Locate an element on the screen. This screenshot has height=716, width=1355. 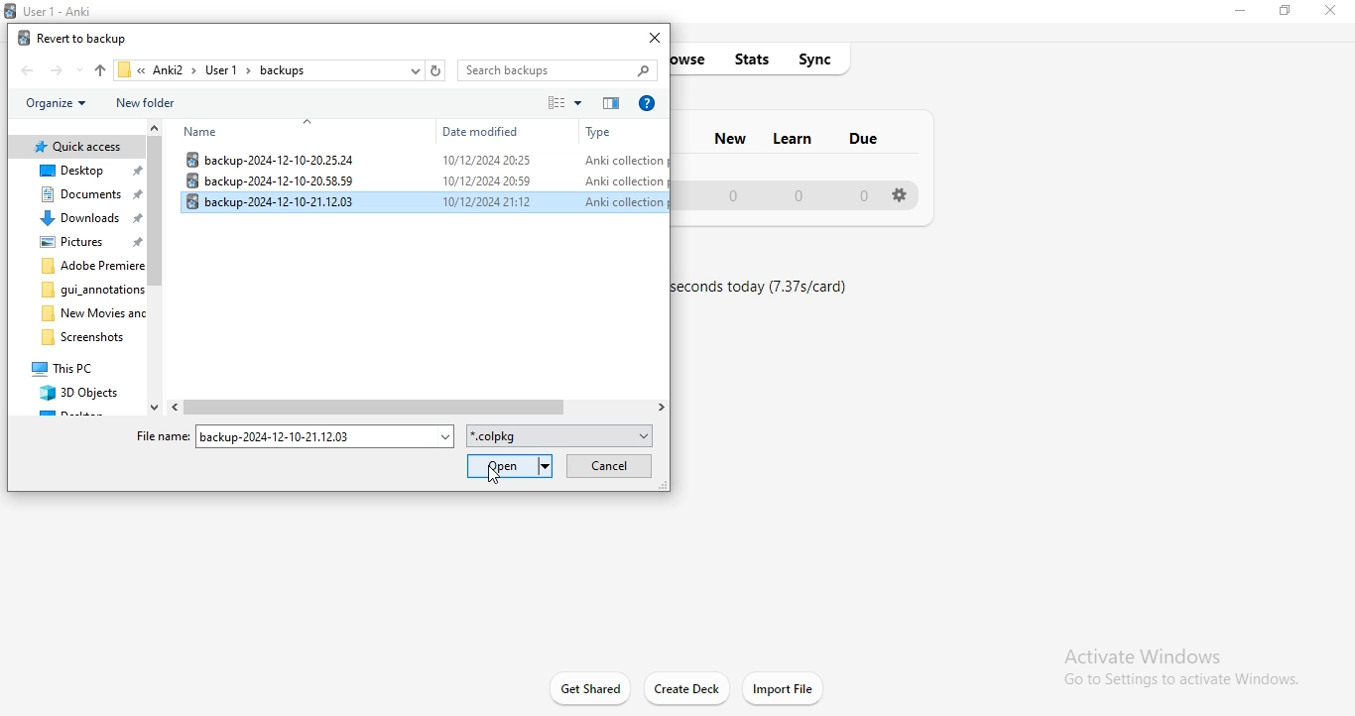
import file is located at coordinates (784, 688).